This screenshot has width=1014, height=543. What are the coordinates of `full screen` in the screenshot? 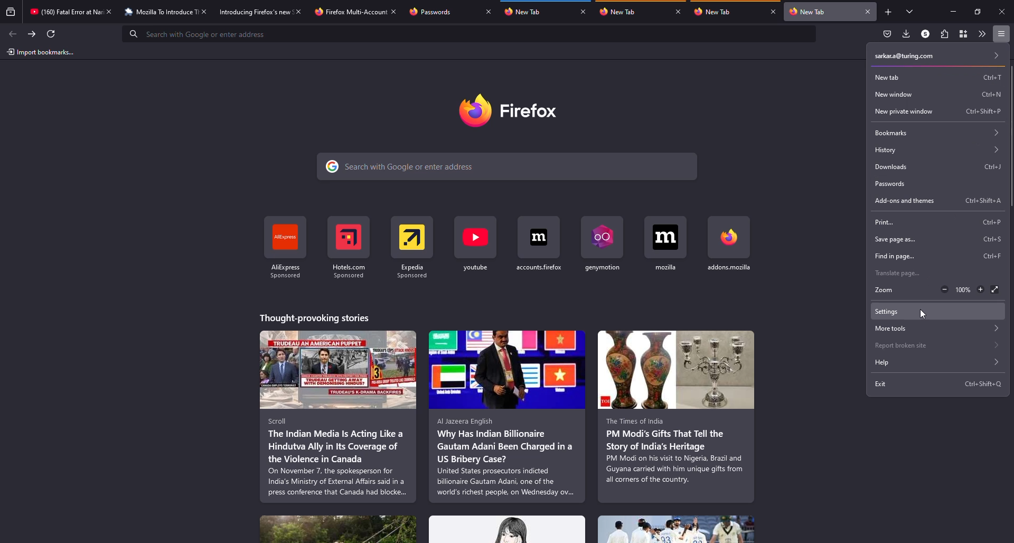 It's located at (996, 289).